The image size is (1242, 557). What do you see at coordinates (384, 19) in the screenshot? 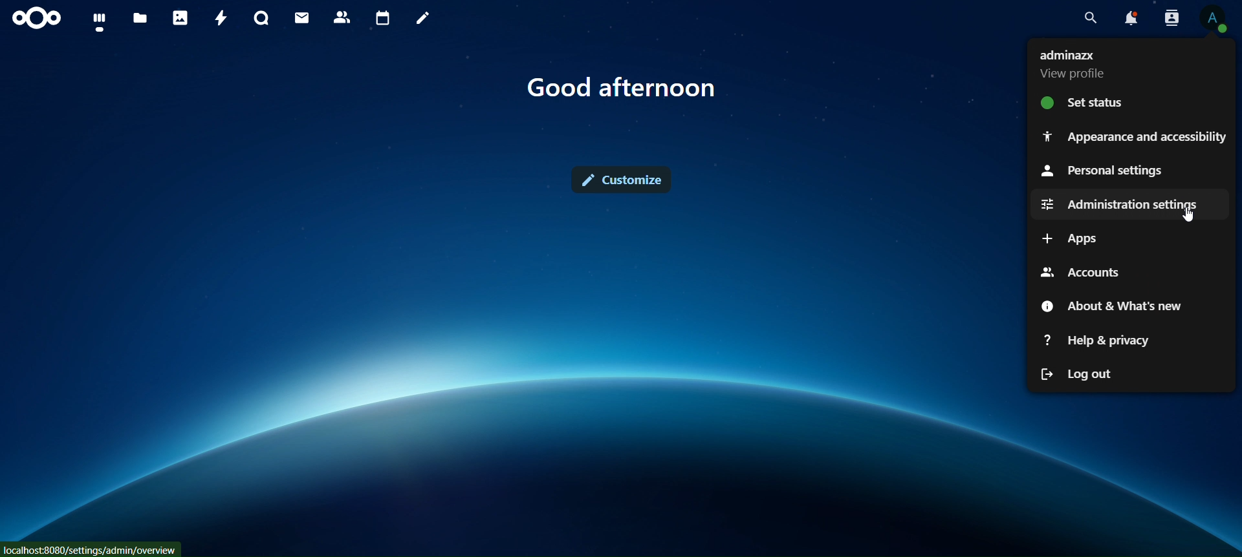
I see `calendar` at bounding box center [384, 19].